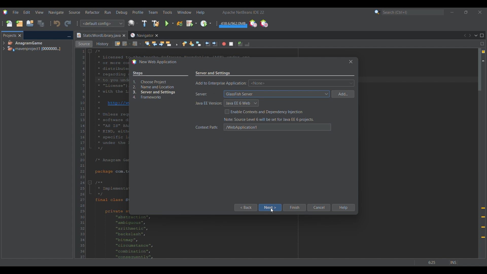 This screenshot has height=274, width=487. Describe the element at coordinates (39, 12) in the screenshot. I see `View menu` at that location.